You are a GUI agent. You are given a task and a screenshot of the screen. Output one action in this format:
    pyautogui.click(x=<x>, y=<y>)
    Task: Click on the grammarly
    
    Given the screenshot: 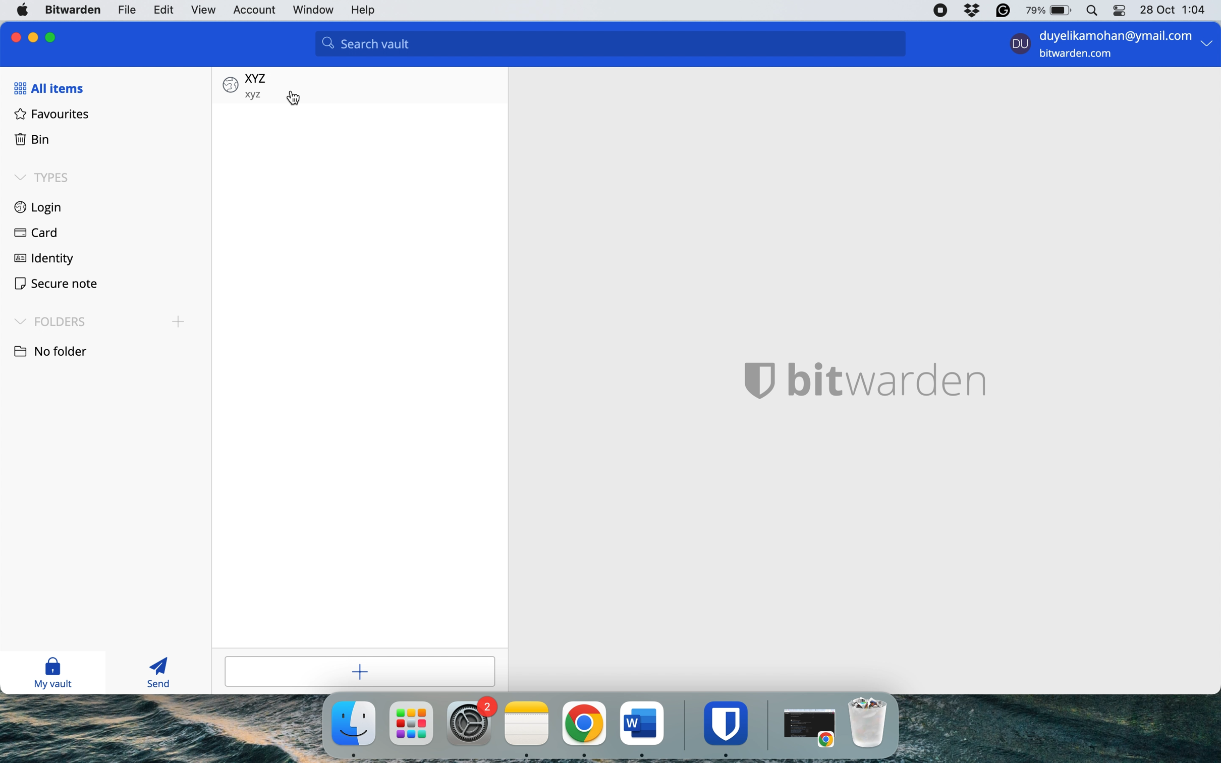 What is the action you would take?
    pyautogui.click(x=1002, y=11)
    